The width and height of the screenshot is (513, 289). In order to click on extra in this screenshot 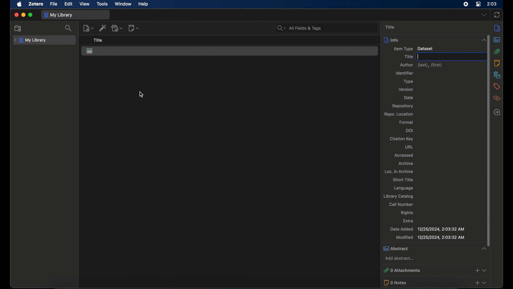, I will do `click(409, 220)`.